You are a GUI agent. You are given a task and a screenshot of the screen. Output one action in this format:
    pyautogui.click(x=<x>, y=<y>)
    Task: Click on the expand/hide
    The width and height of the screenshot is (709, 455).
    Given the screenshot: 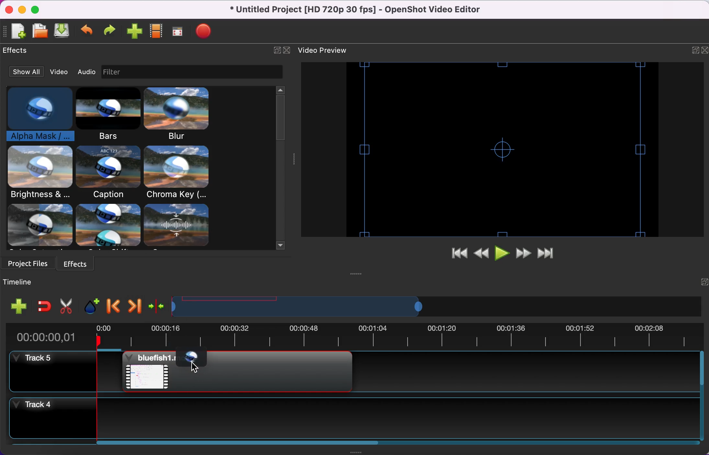 What is the action you would take?
    pyautogui.click(x=277, y=52)
    